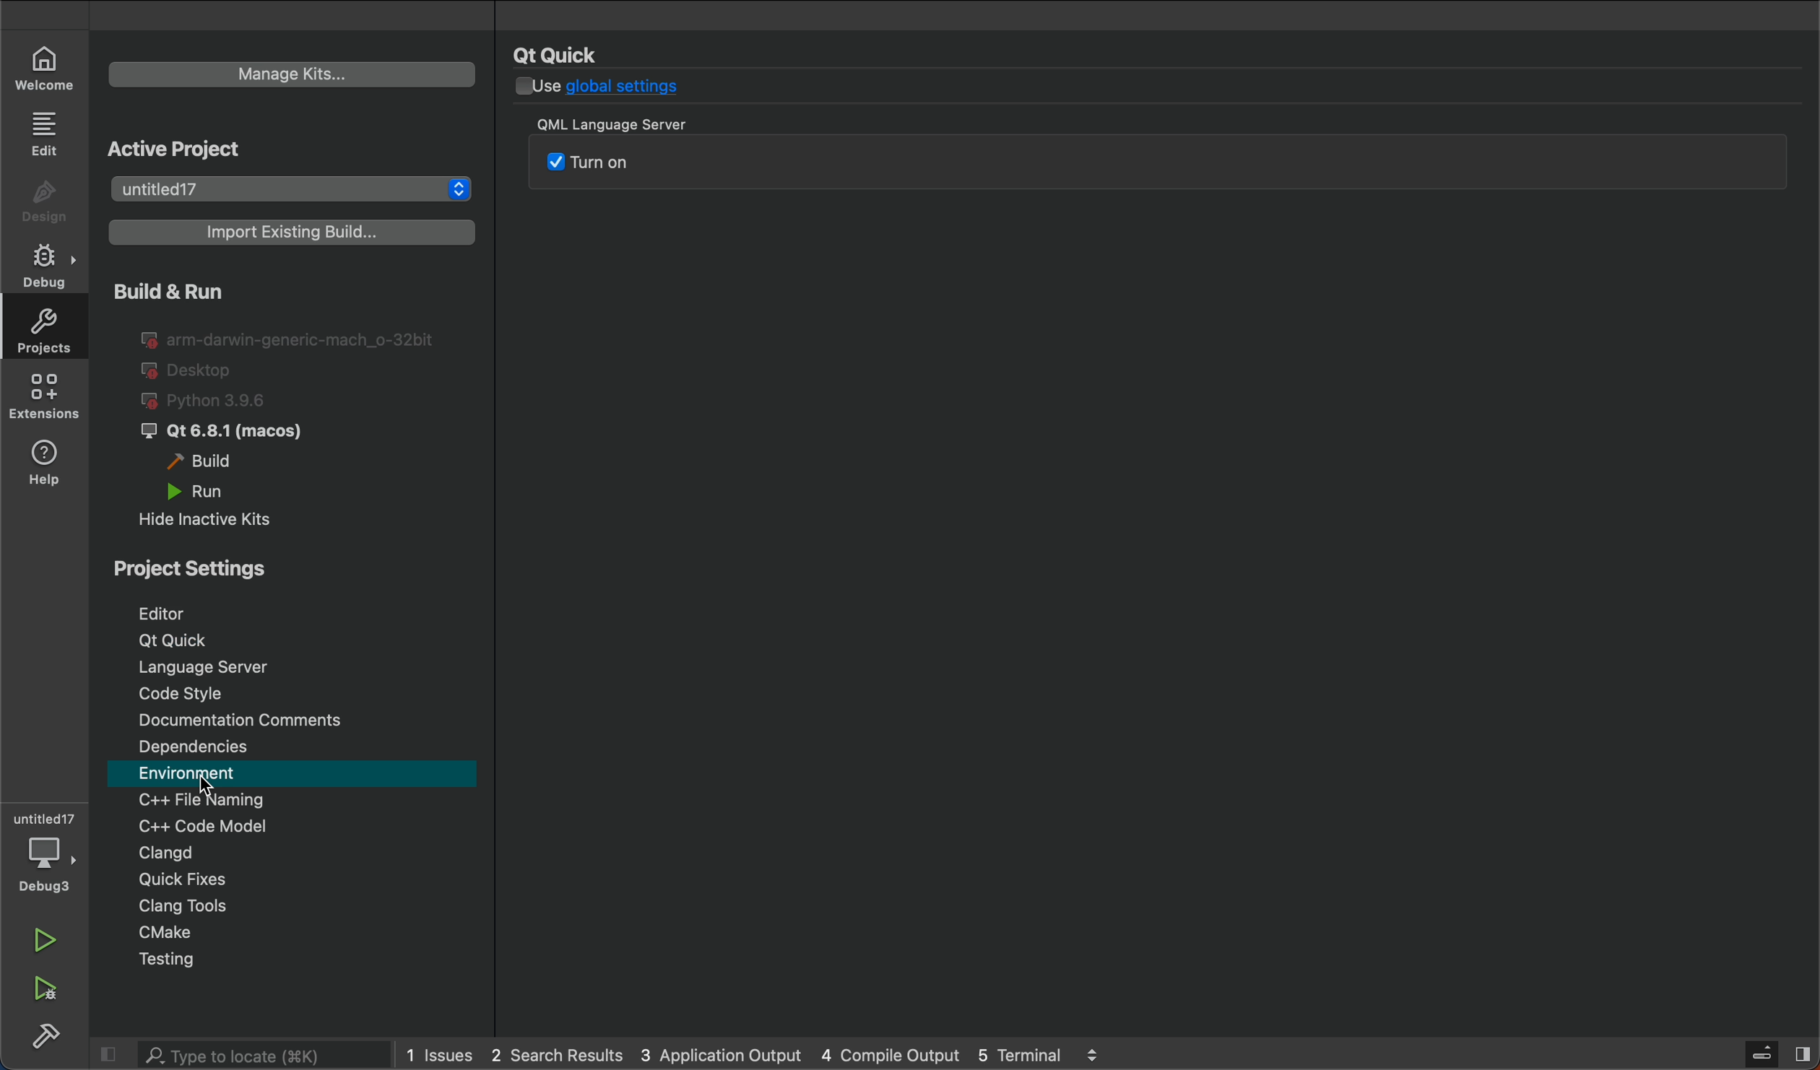  Describe the element at coordinates (48, 261) in the screenshot. I see `debug` at that location.